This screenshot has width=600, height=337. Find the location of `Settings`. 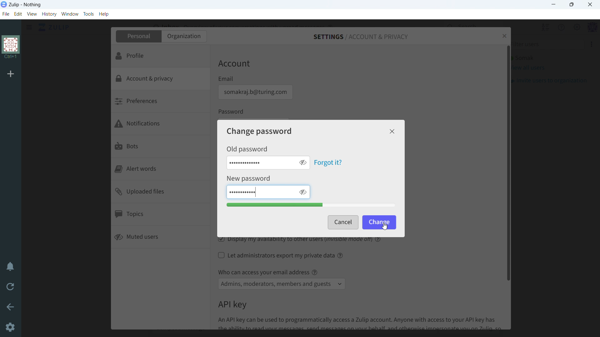

Settings is located at coordinates (11, 327).